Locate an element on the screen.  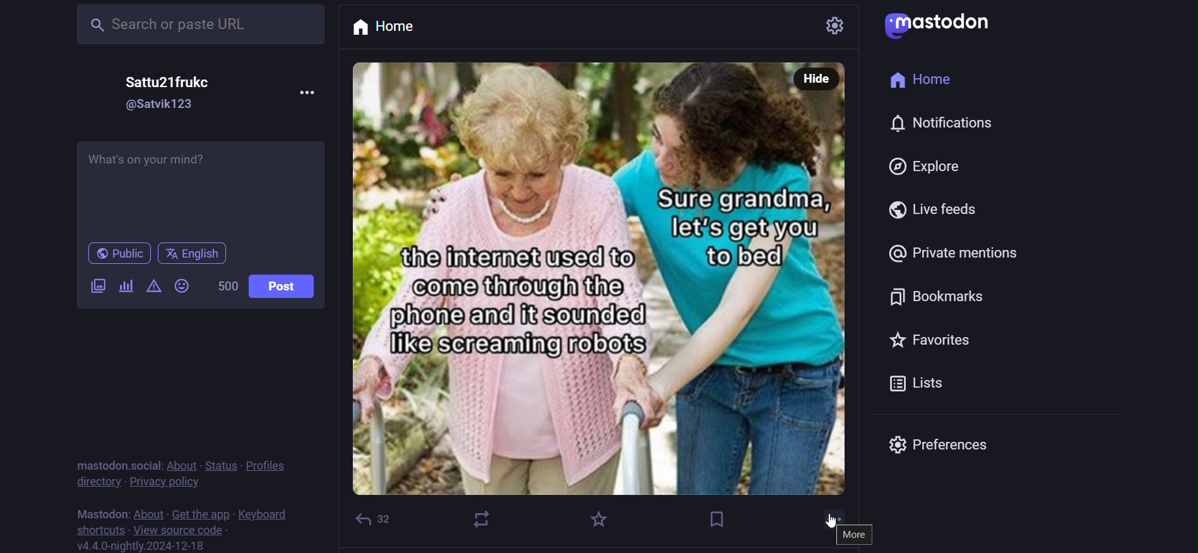
image is located at coordinates (605, 292).